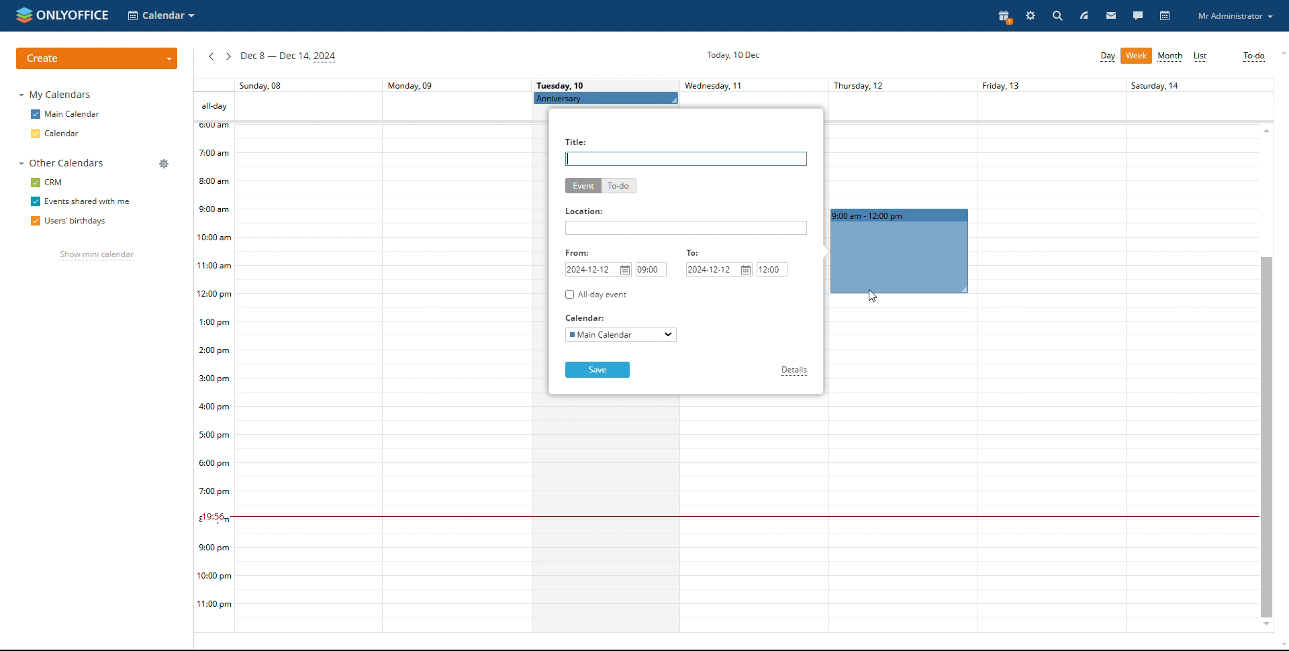  Describe the element at coordinates (894, 85) in the screenshot. I see `Thursday, 12` at that location.